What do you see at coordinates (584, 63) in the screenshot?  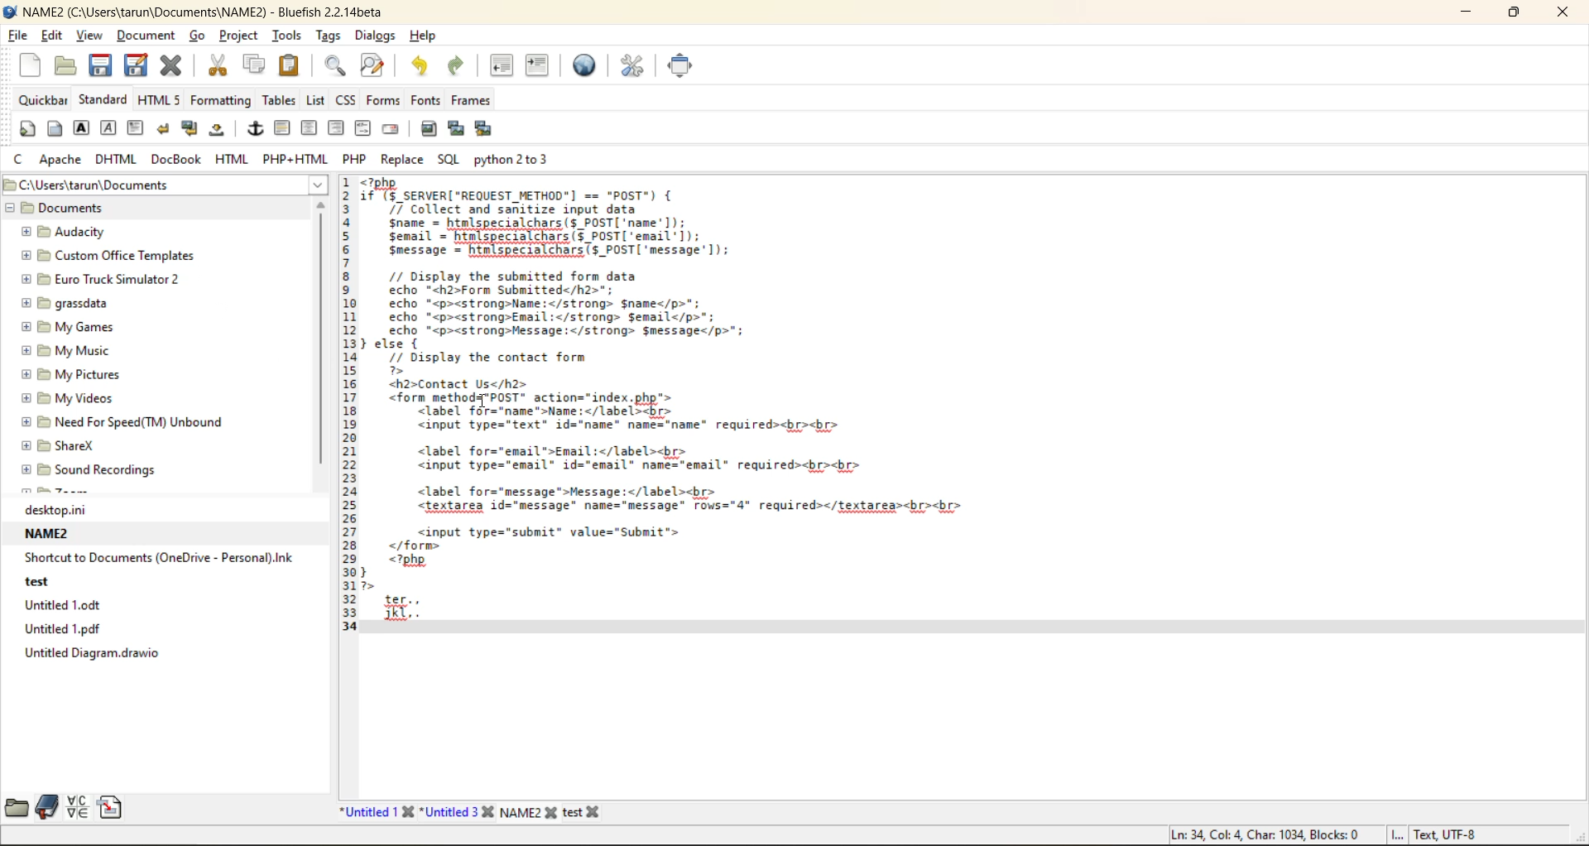 I see `preview in browser` at bounding box center [584, 63].